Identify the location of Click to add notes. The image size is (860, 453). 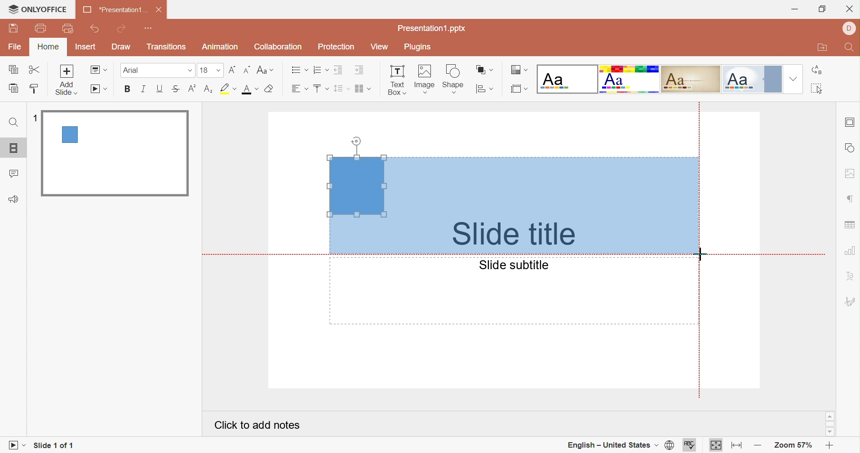
(257, 425).